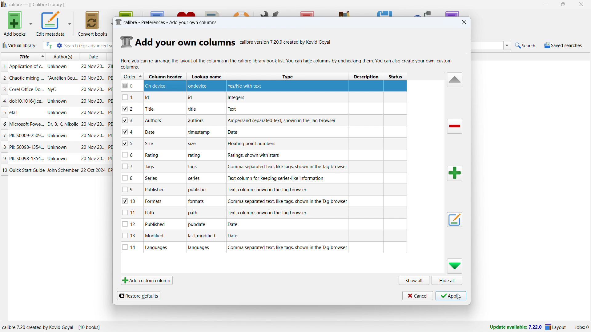 This screenshot has height=332, width=591. Describe the element at coordinates (563, 5) in the screenshot. I see `maximize` at that location.